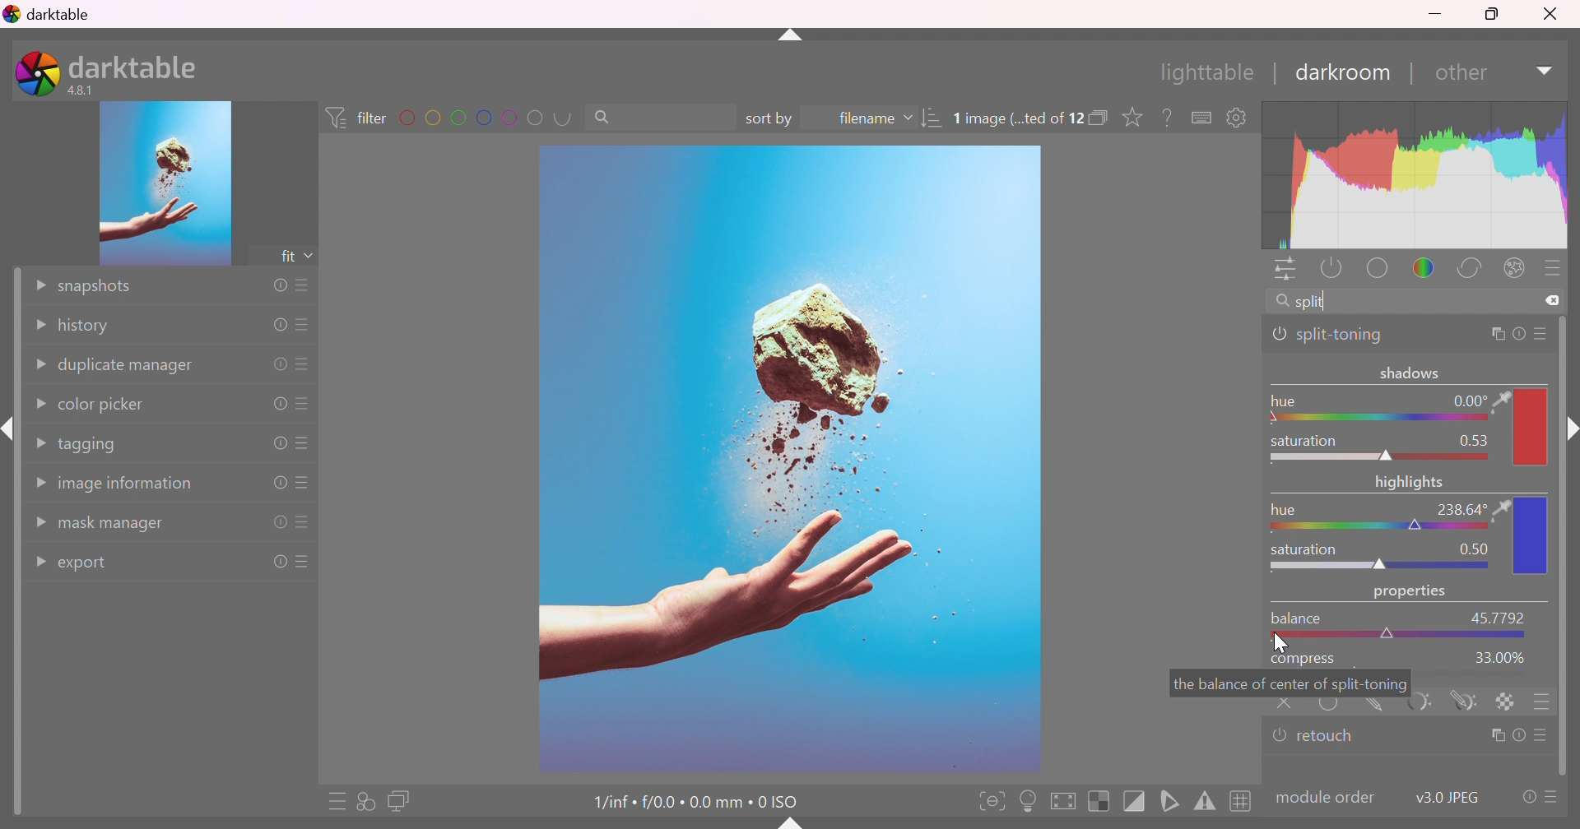 The height and width of the screenshot is (829, 1580). What do you see at coordinates (1100, 115) in the screenshot?
I see `collapse grouped images` at bounding box center [1100, 115].